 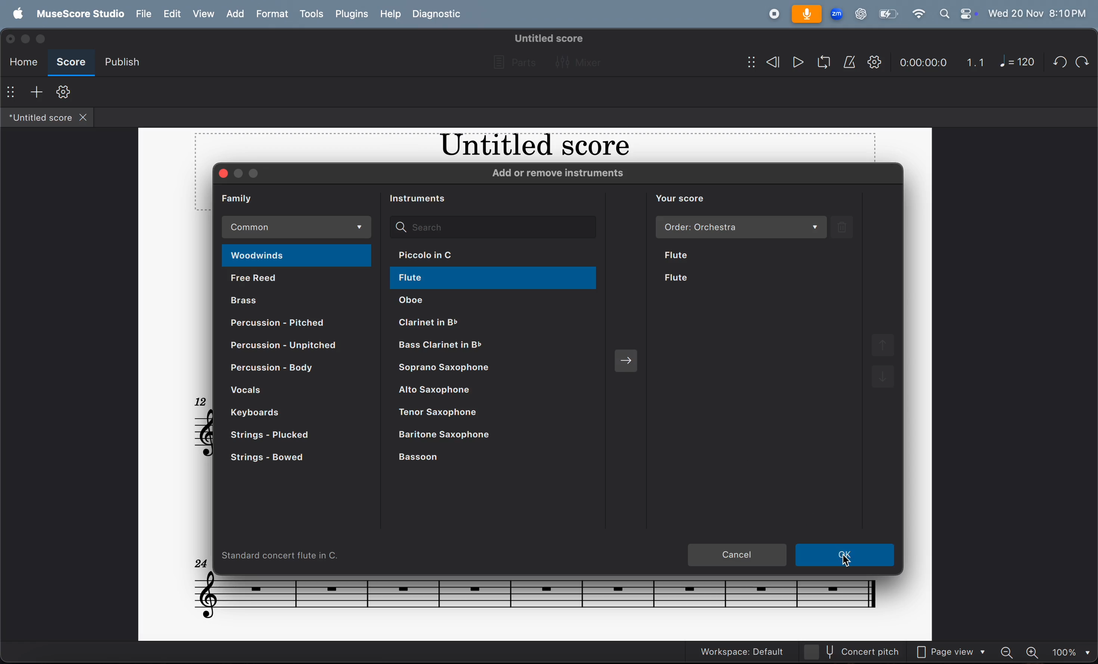 I want to click on ok, so click(x=850, y=556).